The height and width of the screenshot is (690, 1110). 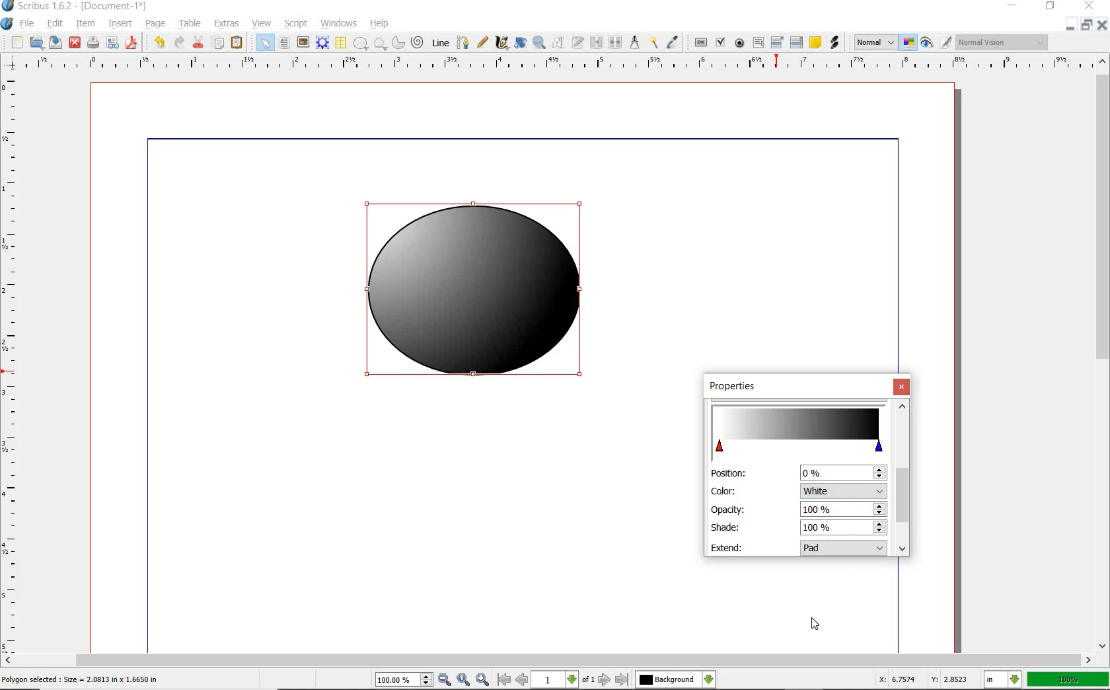 What do you see at coordinates (523, 679) in the screenshot?
I see `previous` at bounding box center [523, 679].